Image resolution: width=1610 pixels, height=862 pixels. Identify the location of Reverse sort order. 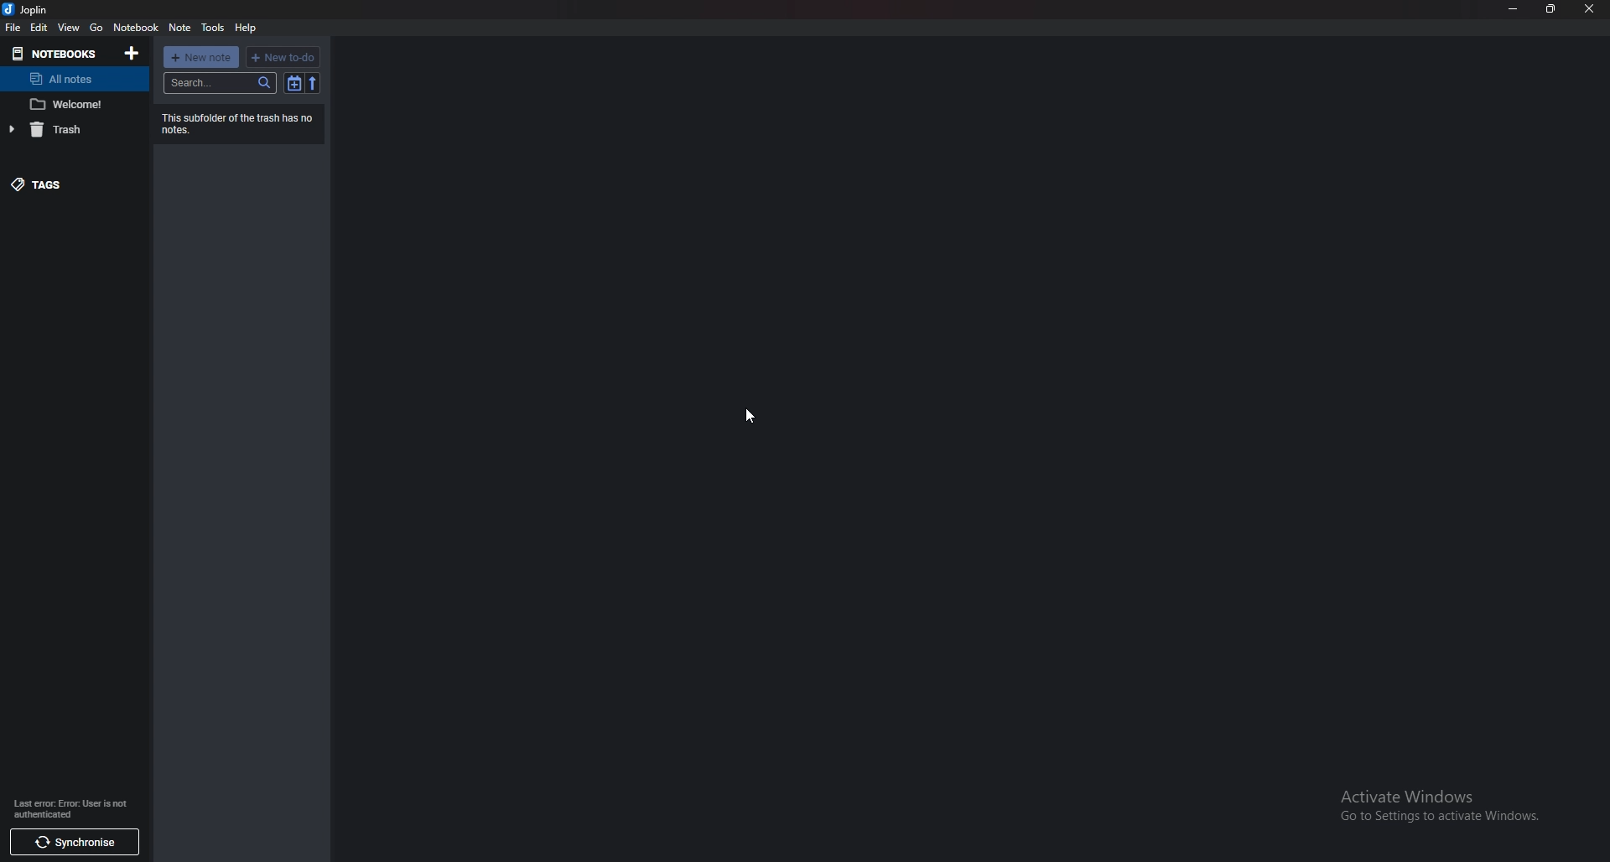
(312, 82).